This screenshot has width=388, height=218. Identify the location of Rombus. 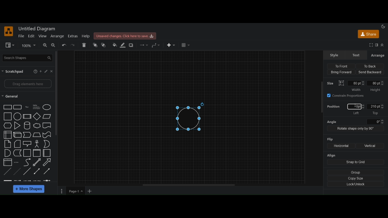
(37, 135).